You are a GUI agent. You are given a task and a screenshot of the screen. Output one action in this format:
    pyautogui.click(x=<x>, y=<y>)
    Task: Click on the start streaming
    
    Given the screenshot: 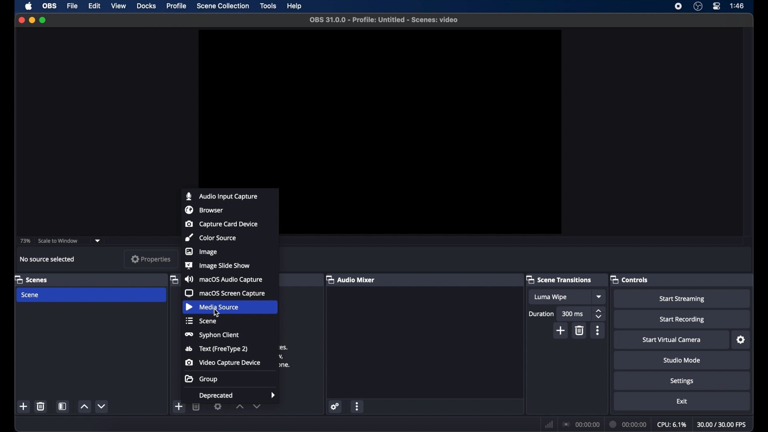 What is the action you would take?
    pyautogui.click(x=682, y=299)
    